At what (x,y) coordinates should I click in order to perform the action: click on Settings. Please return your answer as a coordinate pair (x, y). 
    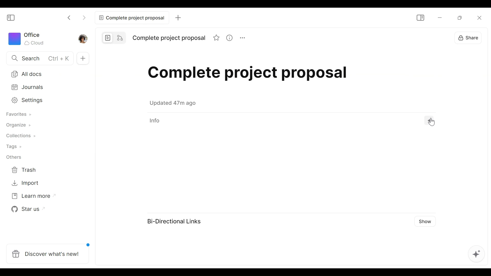
    Looking at the image, I should click on (43, 100).